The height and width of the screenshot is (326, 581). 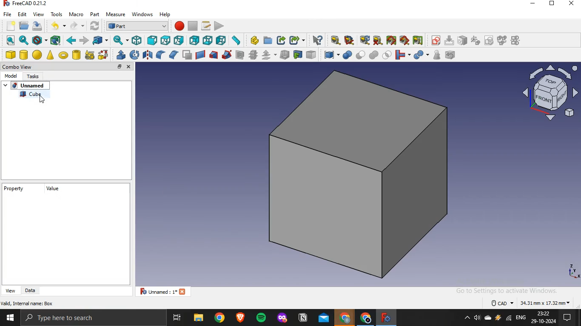 What do you see at coordinates (364, 318) in the screenshot?
I see `google chrome` at bounding box center [364, 318].